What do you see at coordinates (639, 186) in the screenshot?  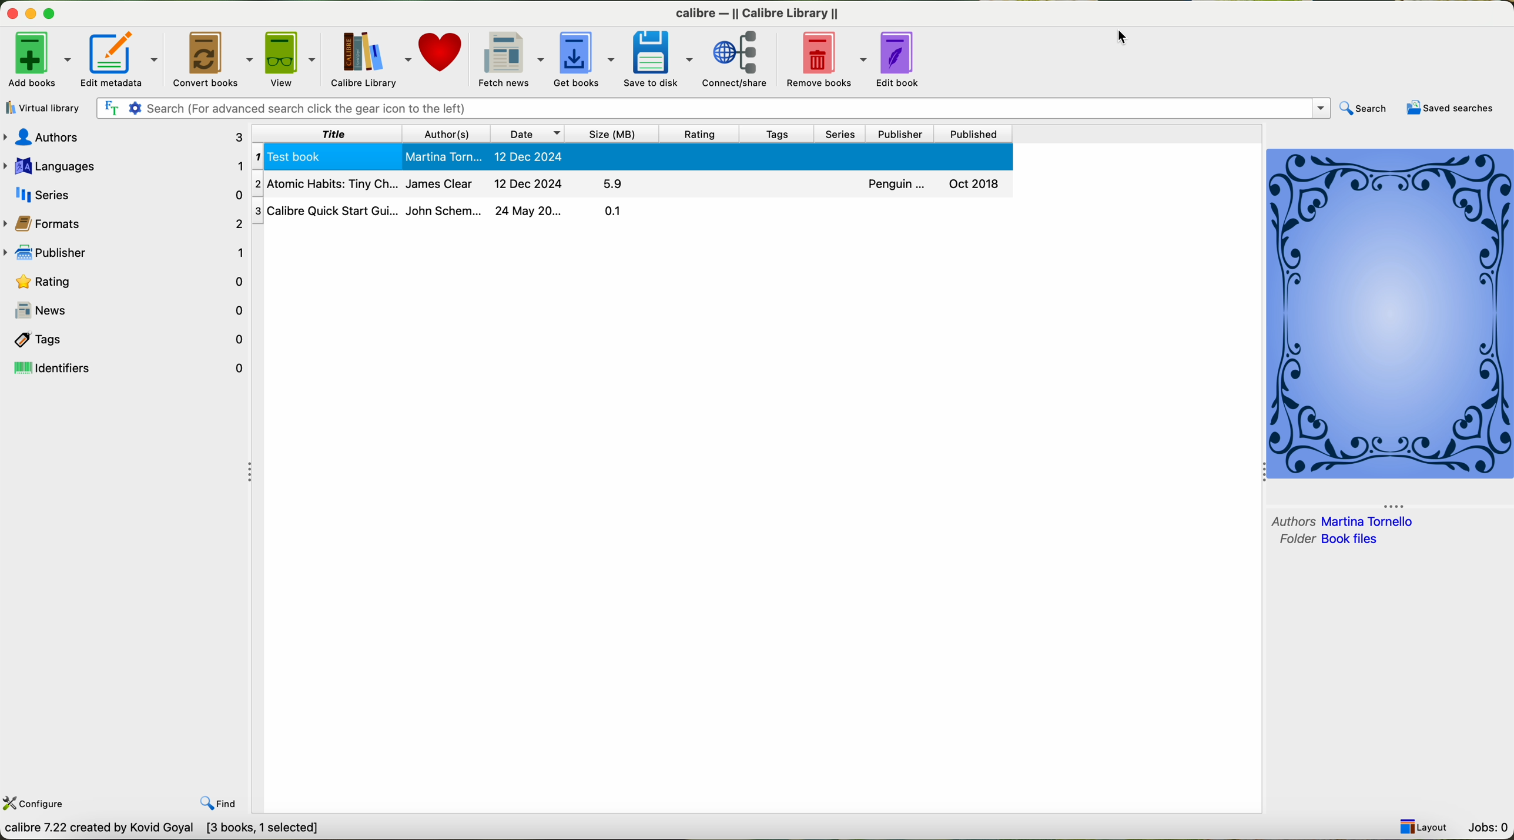 I see `Atomic habits Tiny Ch.....` at bounding box center [639, 186].